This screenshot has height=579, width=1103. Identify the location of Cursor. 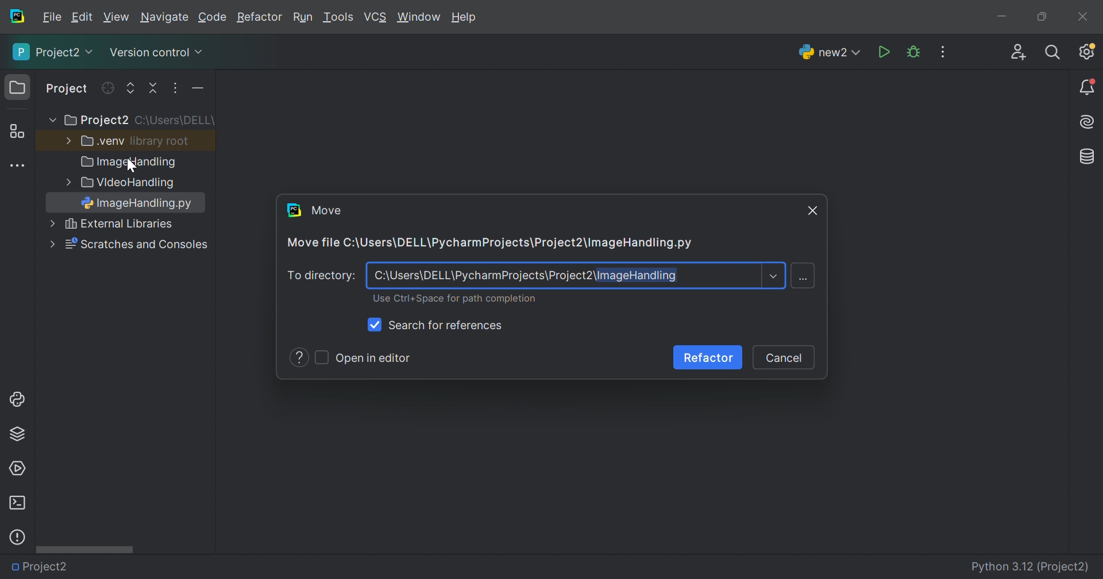
(134, 166).